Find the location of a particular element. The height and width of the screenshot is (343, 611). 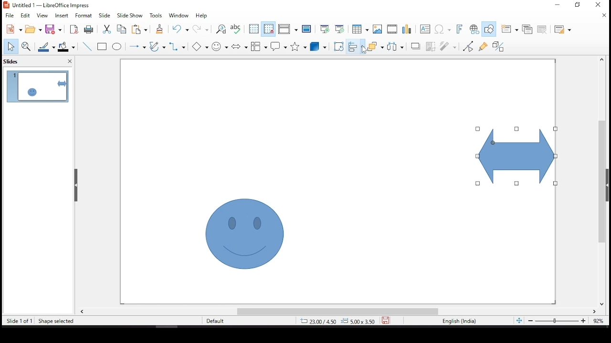

insert special characters is located at coordinates (443, 30).